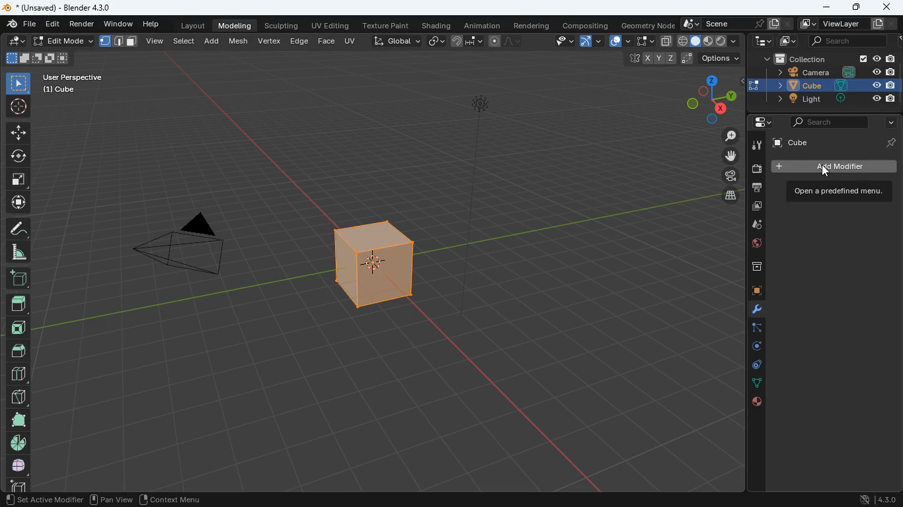  What do you see at coordinates (847, 40) in the screenshot?
I see `scene` at bounding box center [847, 40].